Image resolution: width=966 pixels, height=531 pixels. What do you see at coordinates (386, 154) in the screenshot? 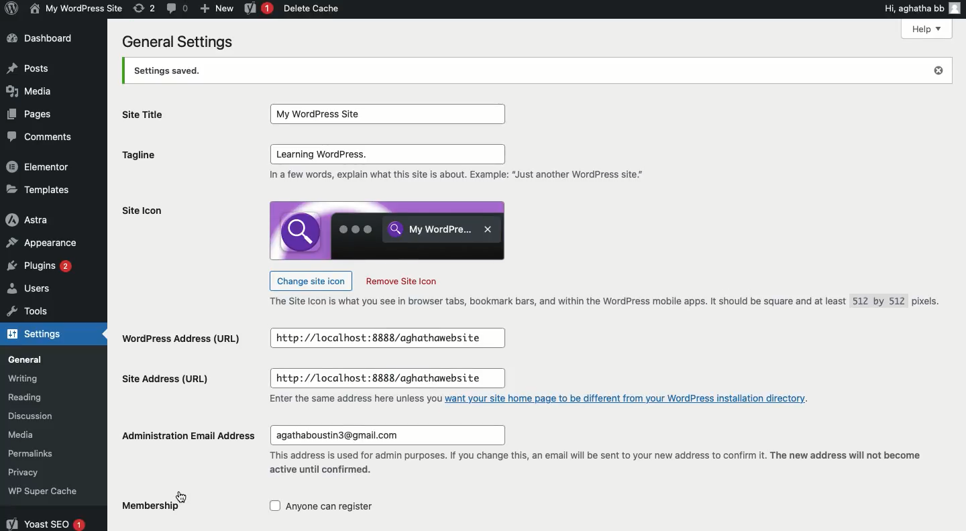
I see `Learning WordPress.` at bounding box center [386, 154].